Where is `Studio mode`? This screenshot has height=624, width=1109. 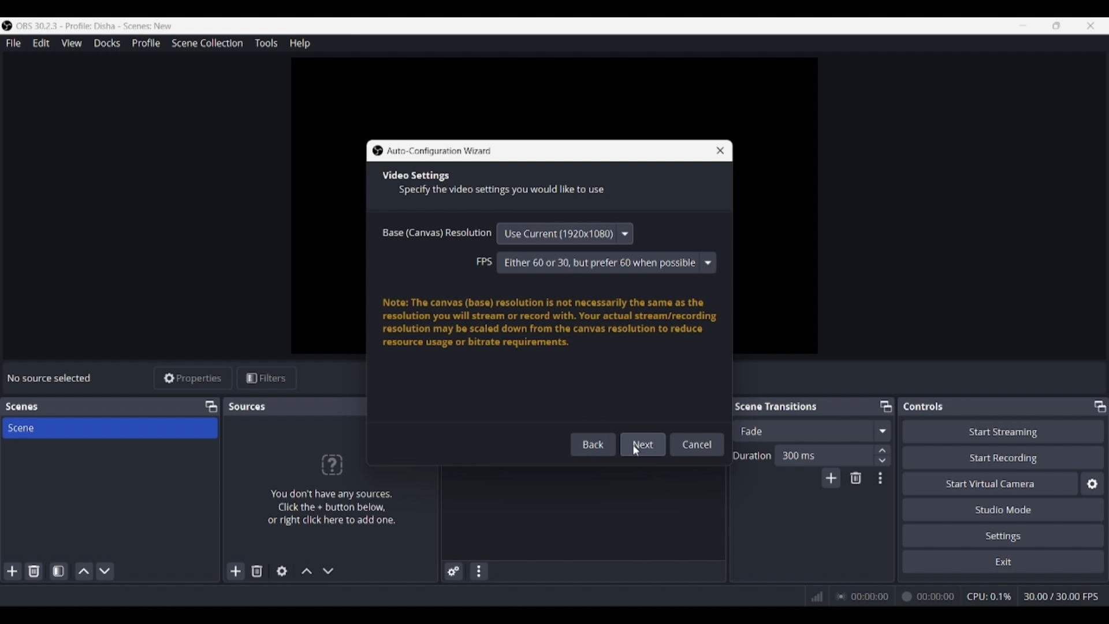
Studio mode is located at coordinates (1003, 509).